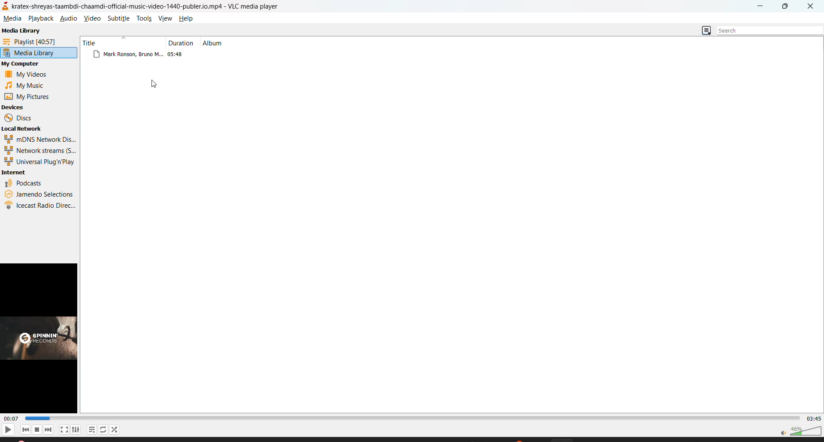 Image resolution: width=824 pixels, height=442 pixels. I want to click on play, so click(6, 429).